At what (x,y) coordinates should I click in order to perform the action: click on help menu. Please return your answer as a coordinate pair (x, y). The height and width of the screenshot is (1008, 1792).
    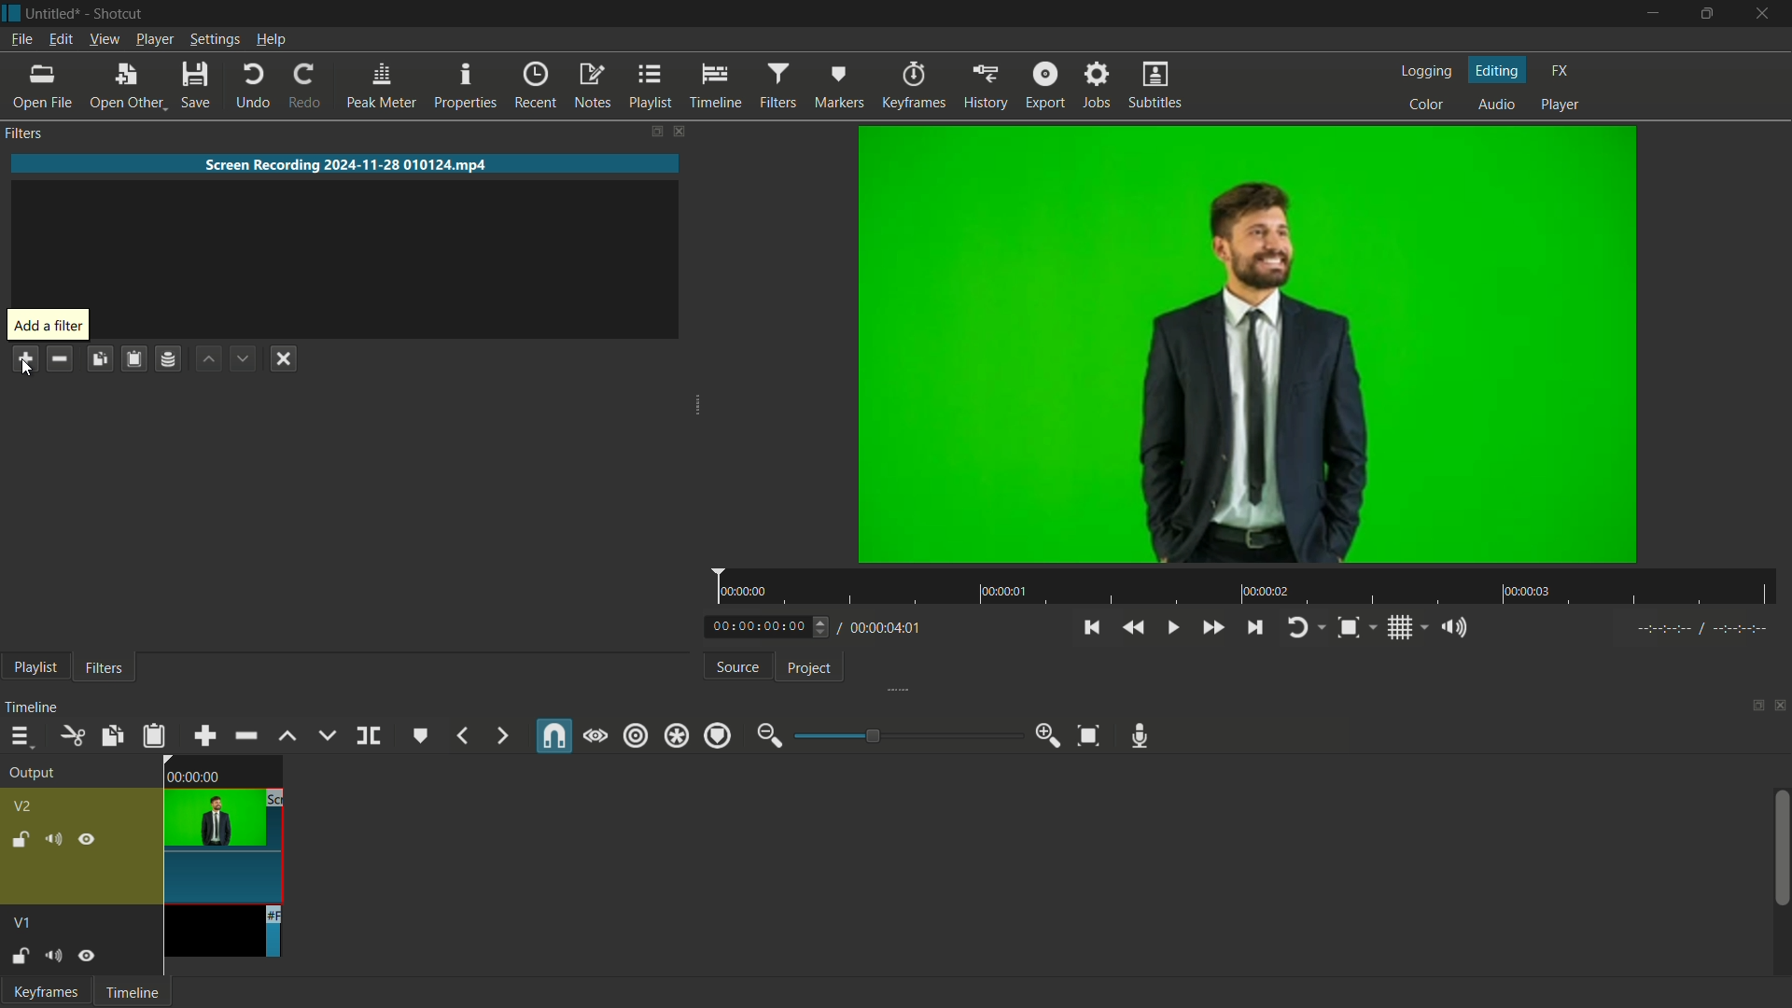
    Looking at the image, I should click on (271, 40).